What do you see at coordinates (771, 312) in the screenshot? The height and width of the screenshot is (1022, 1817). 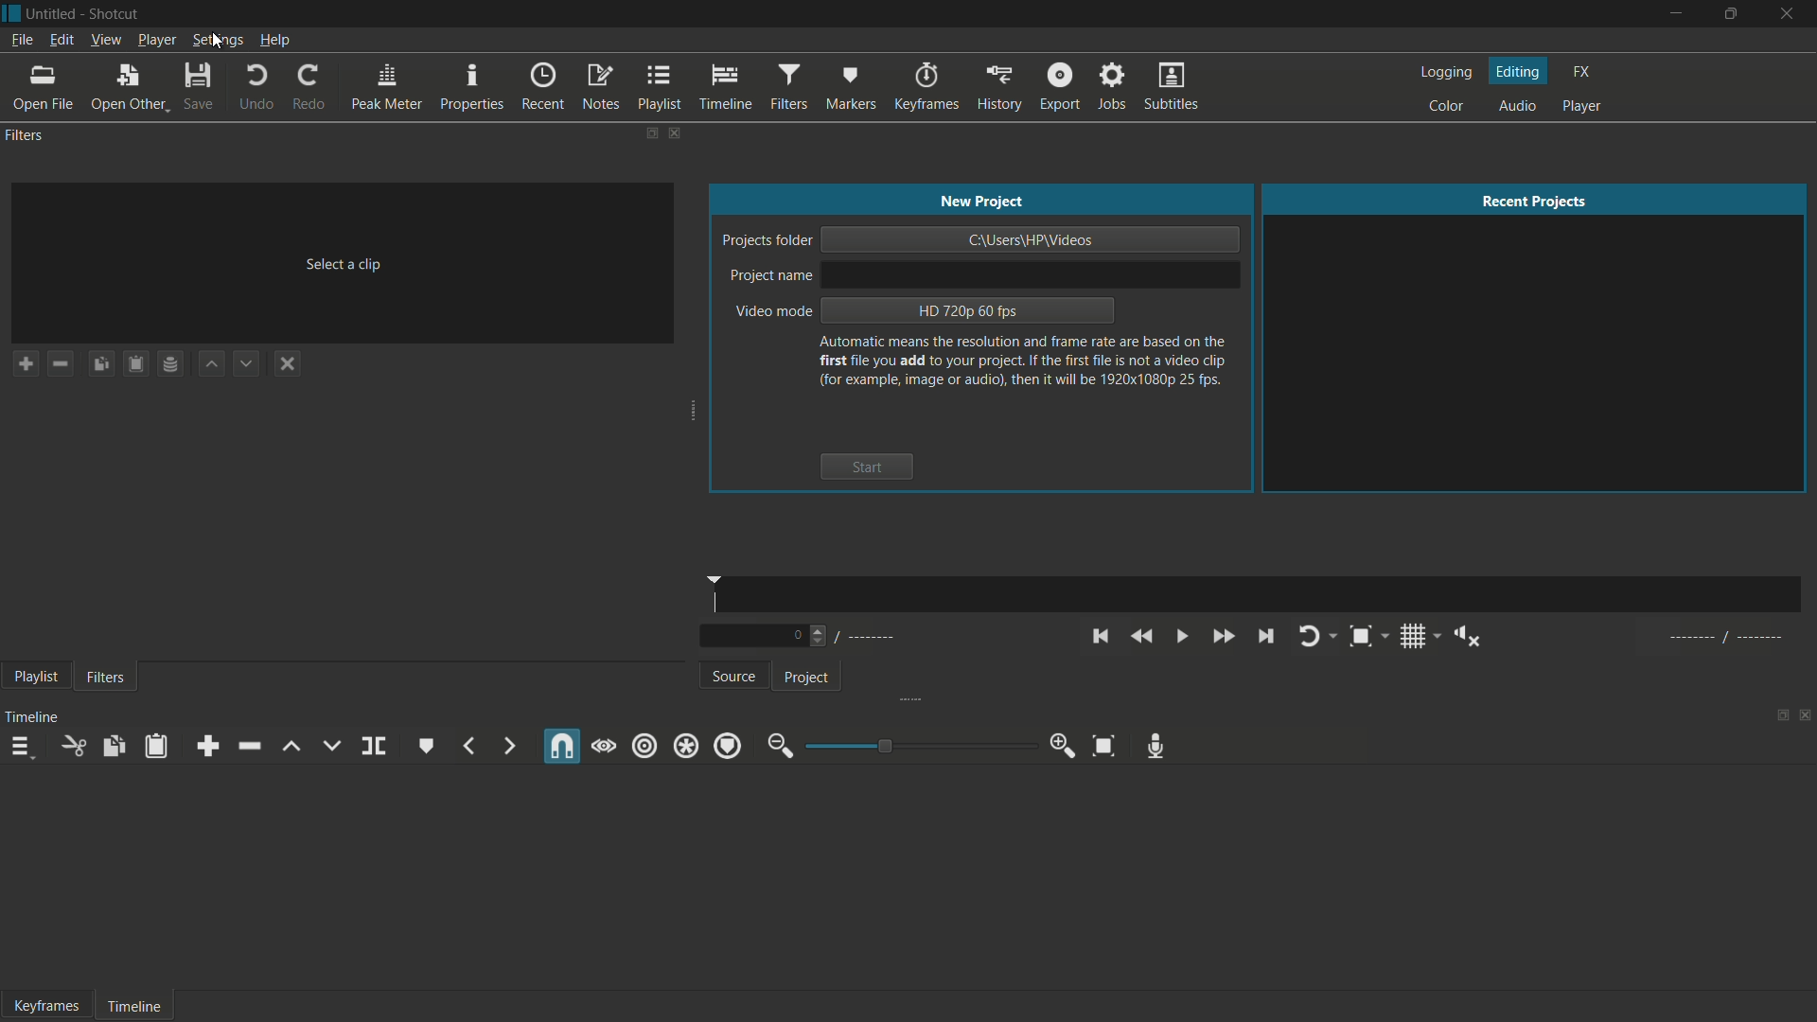 I see `video mode` at bounding box center [771, 312].